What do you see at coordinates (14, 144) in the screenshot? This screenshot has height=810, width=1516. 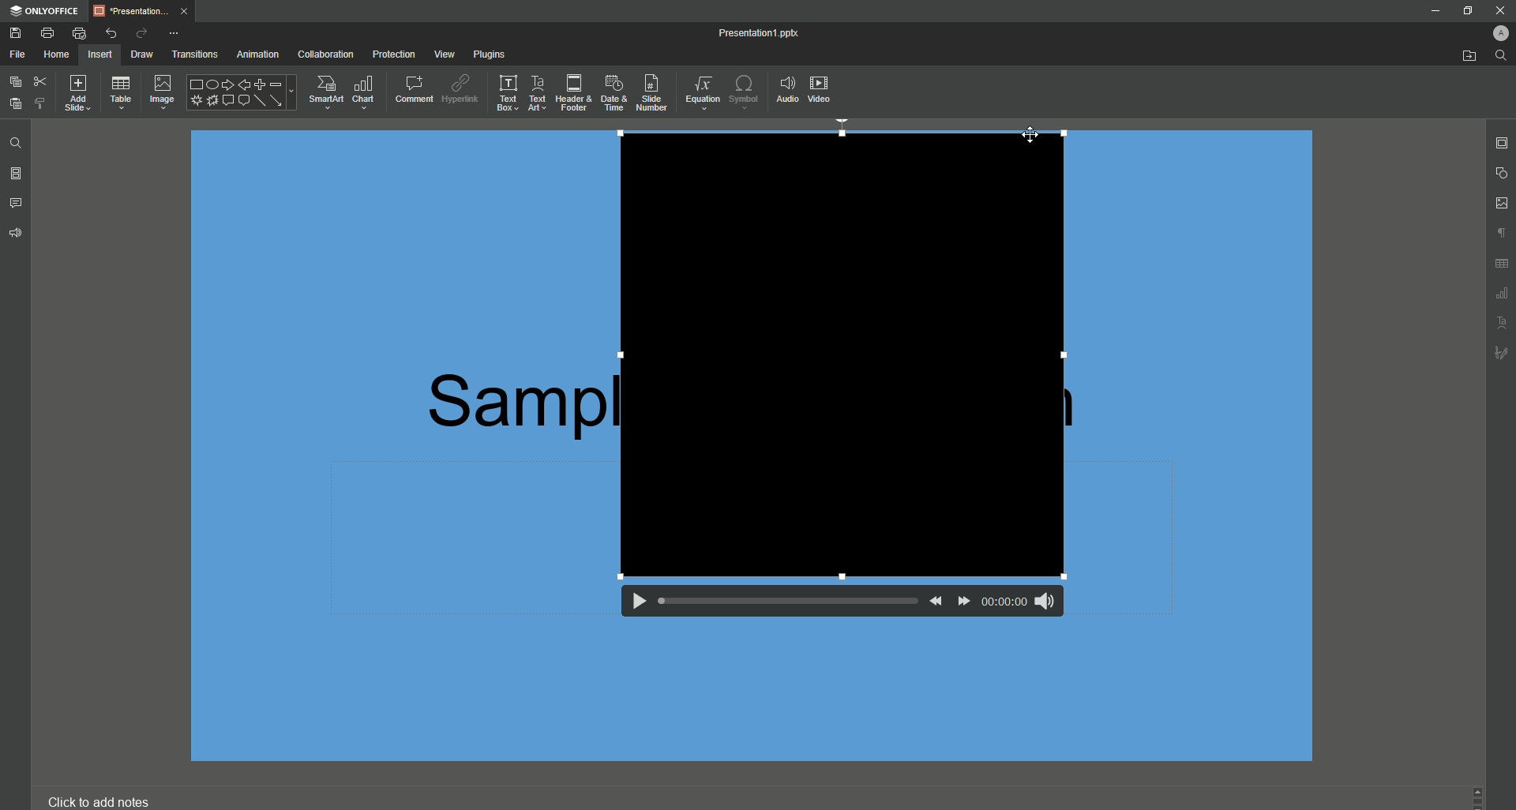 I see `Find` at bounding box center [14, 144].